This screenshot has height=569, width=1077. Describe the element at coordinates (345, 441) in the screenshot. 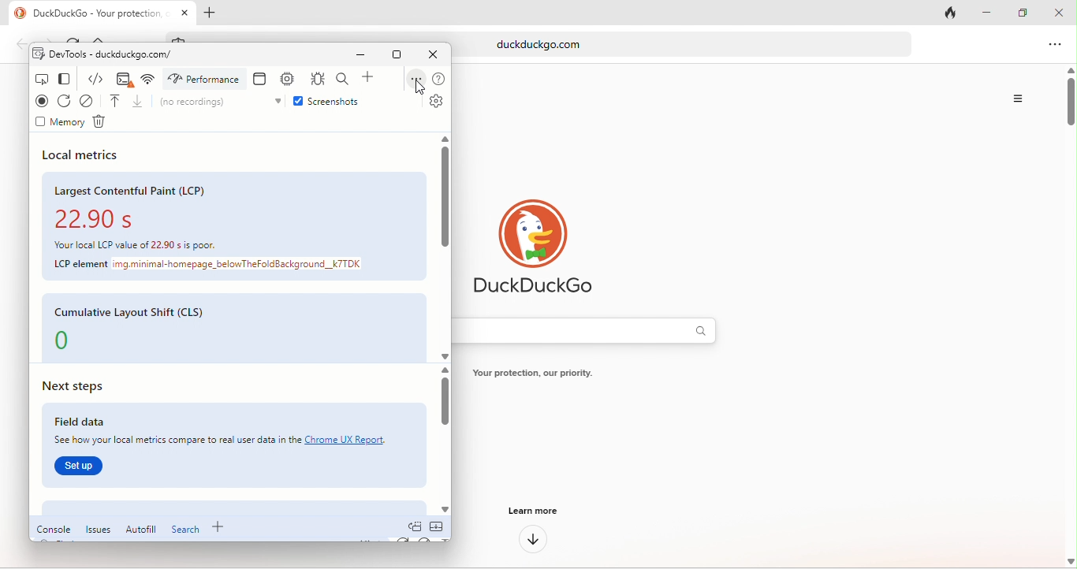

I see `Chrome UX report` at that location.